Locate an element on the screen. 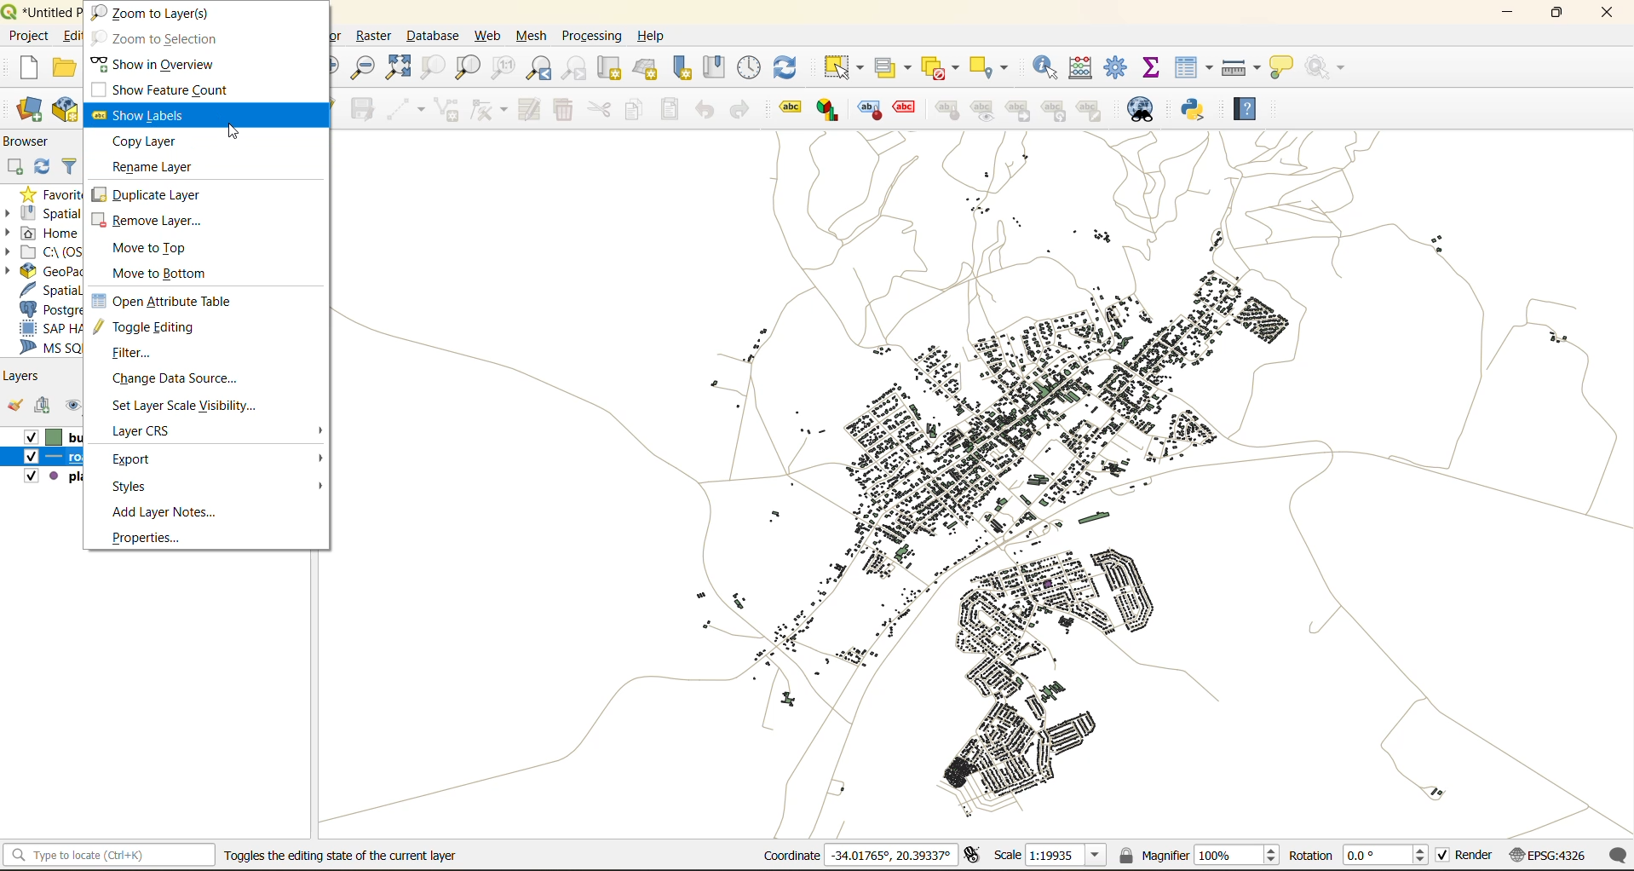  zoom next is located at coordinates (576, 68).